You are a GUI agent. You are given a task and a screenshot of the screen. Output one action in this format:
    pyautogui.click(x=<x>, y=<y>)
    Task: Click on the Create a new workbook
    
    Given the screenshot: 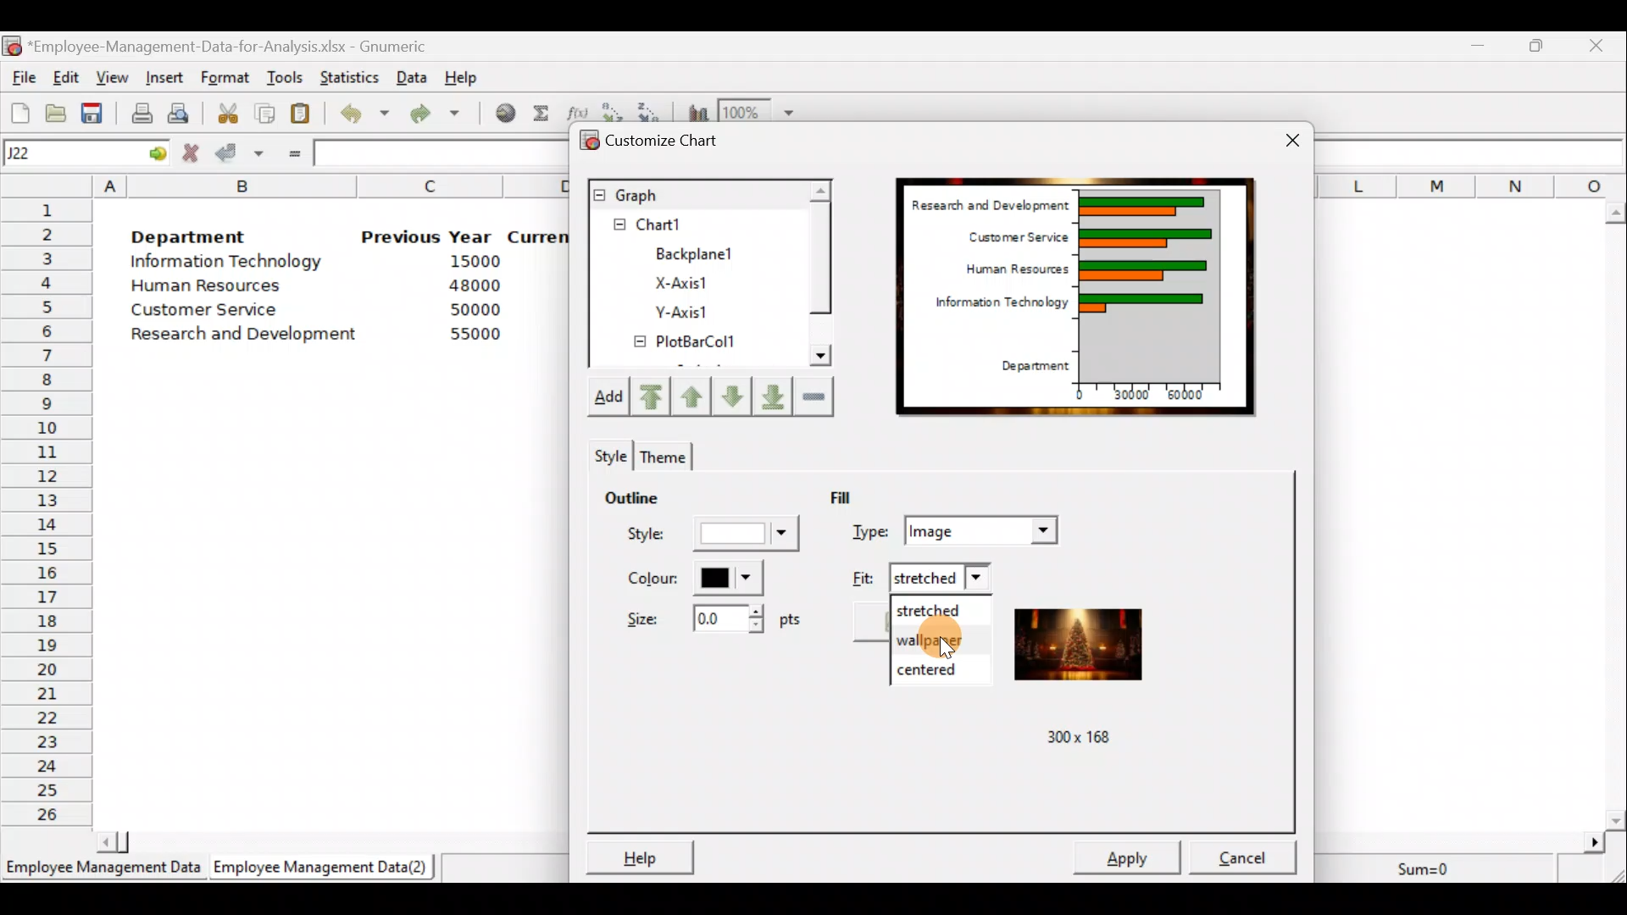 What is the action you would take?
    pyautogui.click(x=19, y=111)
    